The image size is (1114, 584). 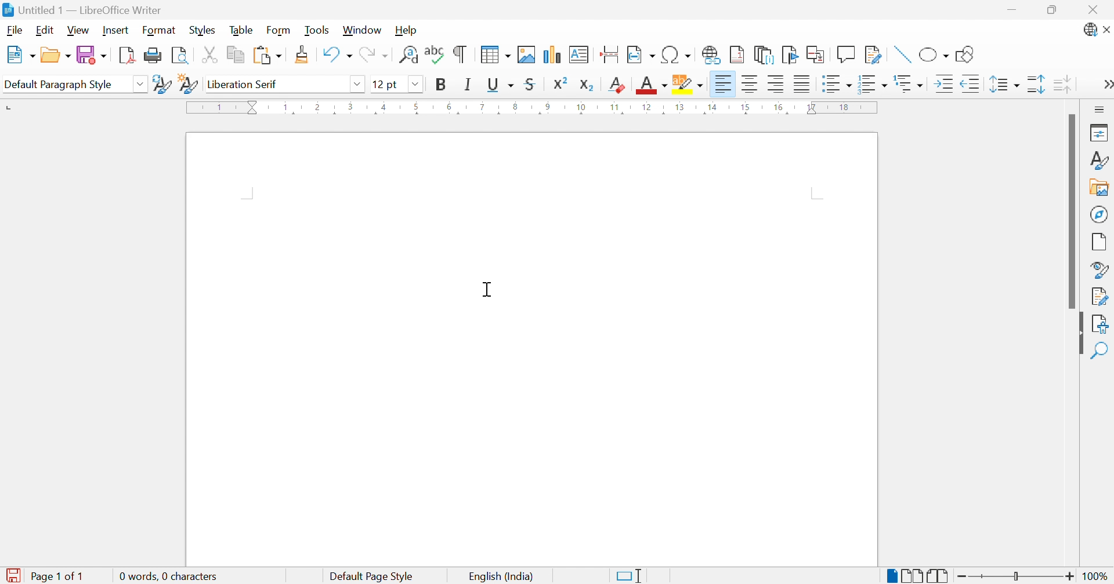 What do you see at coordinates (357, 83) in the screenshot?
I see `Drop down` at bounding box center [357, 83].